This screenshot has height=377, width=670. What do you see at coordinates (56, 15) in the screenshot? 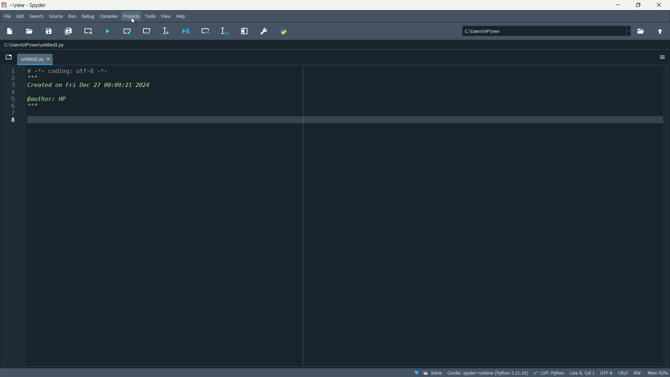
I see `Source` at bounding box center [56, 15].